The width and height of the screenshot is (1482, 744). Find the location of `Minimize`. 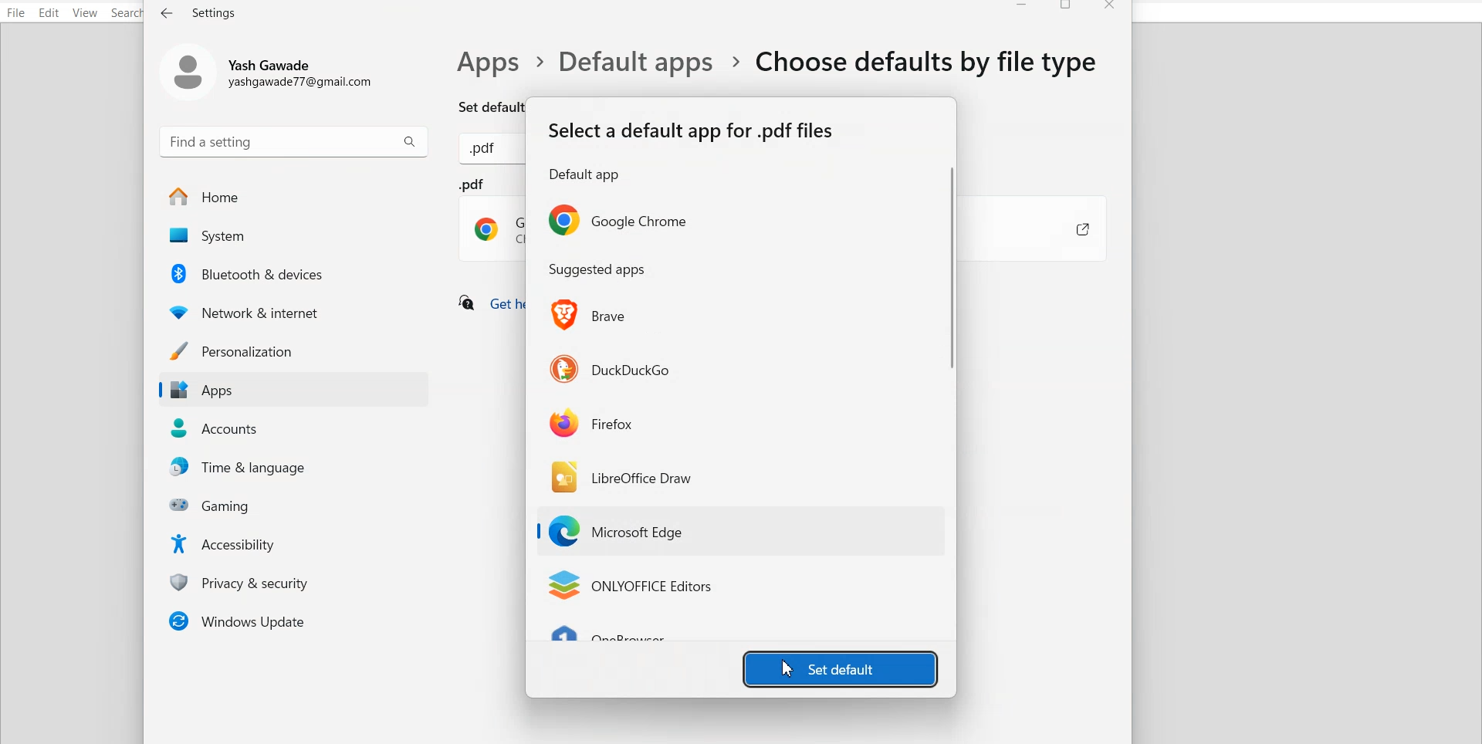

Minimize is located at coordinates (1022, 8).